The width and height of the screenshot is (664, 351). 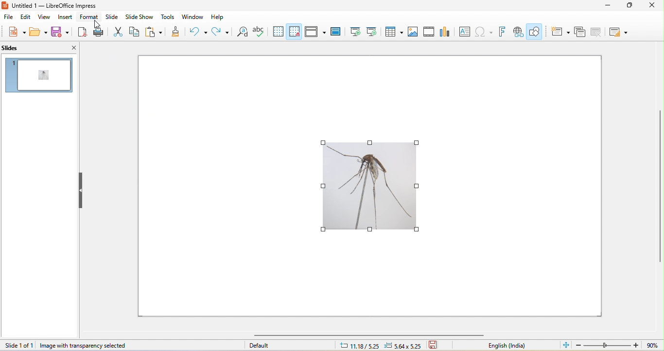 What do you see at coordinates (259, 31) in the screenshot?
I see `spelling` at bounding box center [259, 31].